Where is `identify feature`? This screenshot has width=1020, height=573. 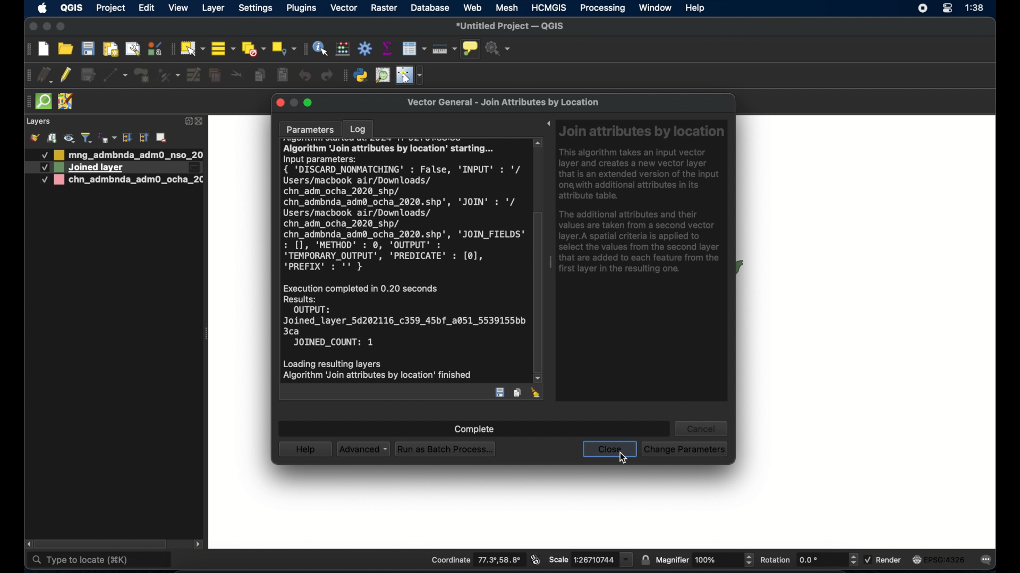
identify feature is located at coordinates (320, 48).